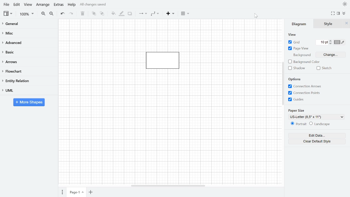  I want to click on Flowchart, so click(28, 71).